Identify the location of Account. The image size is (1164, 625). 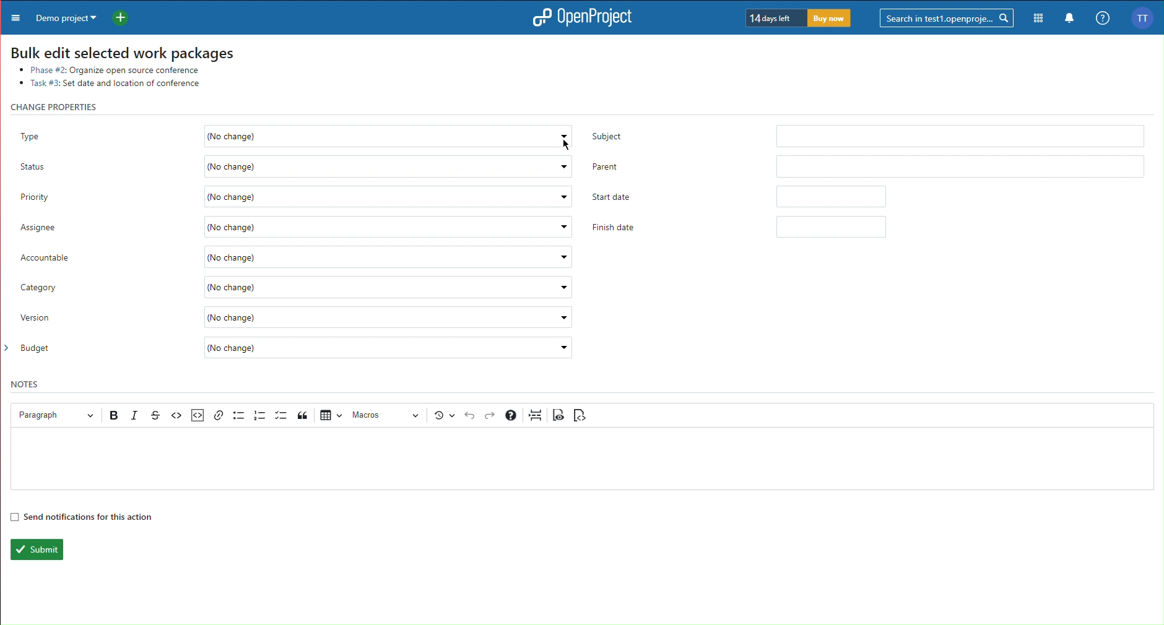
(1146, 17).